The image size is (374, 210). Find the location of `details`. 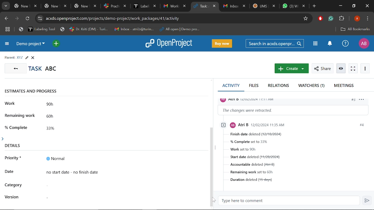

details is located at coordinates (11, 144).